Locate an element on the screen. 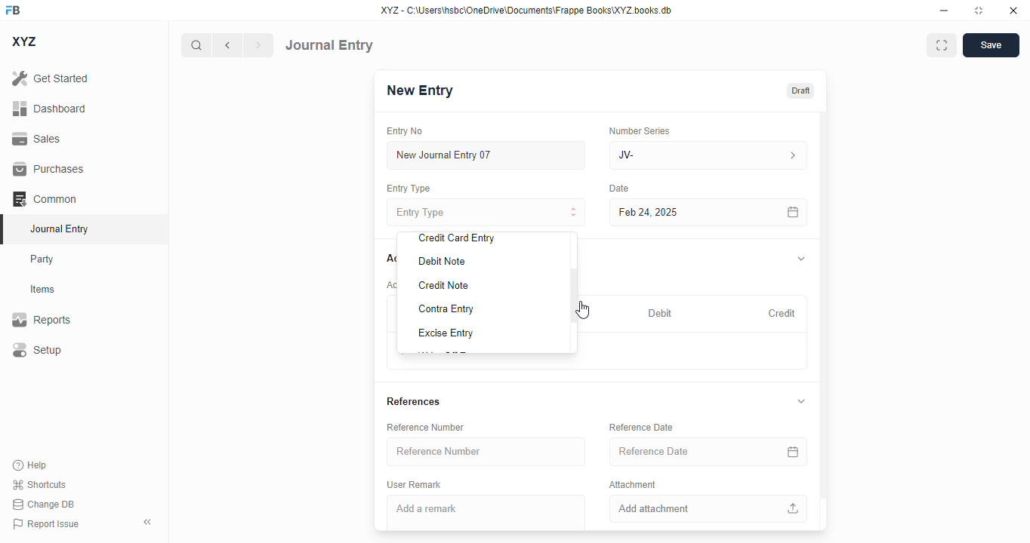  items is located at coordinates (43, 290).